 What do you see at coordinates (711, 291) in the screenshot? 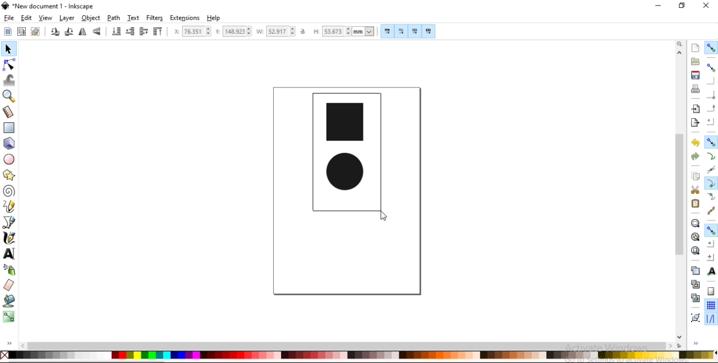
I see `snap to page borders` at bounding box center [711, 291].